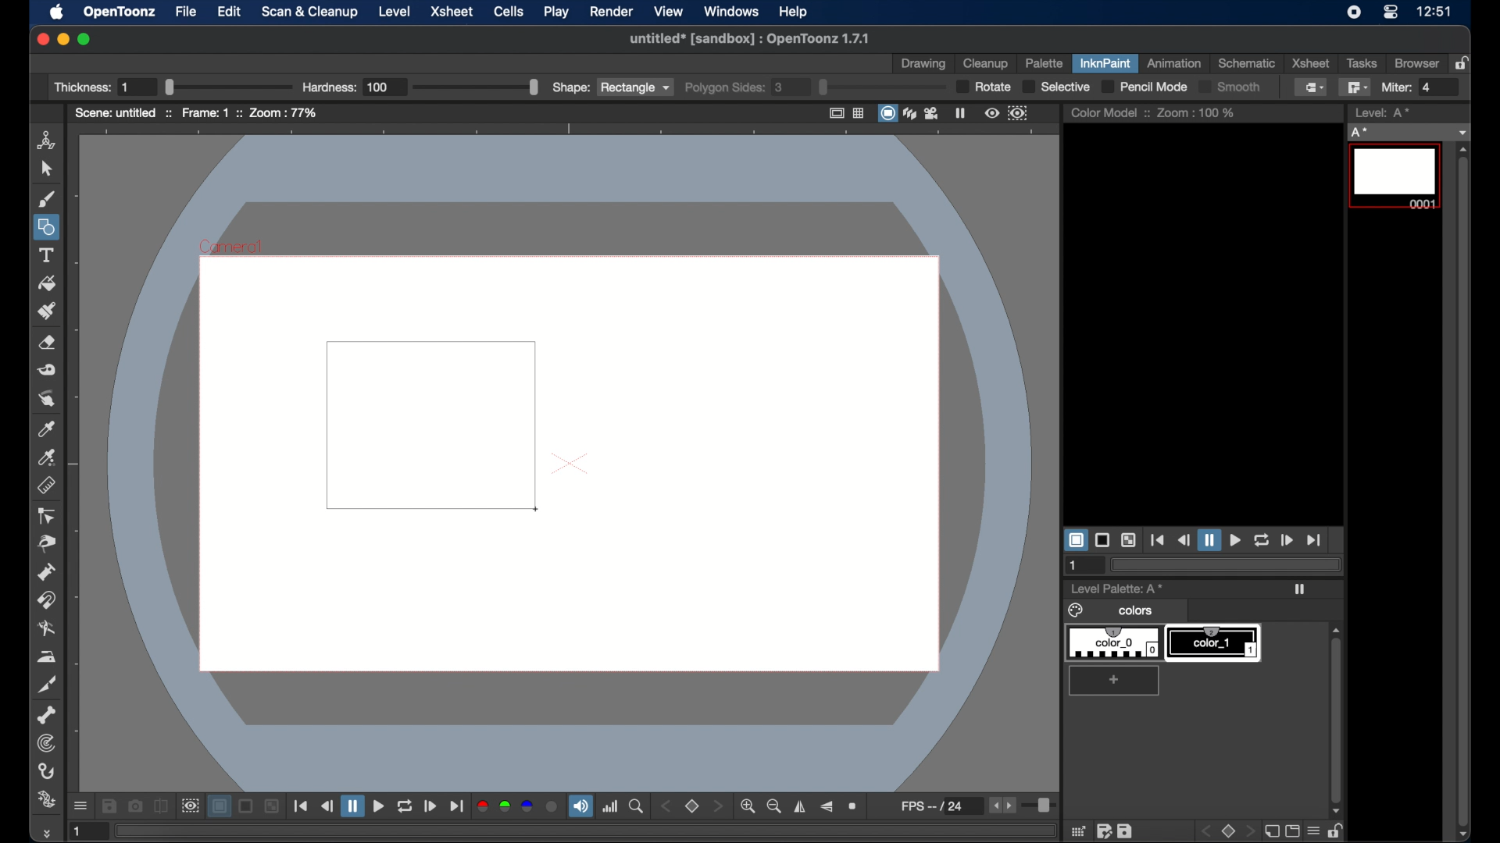 The height and width of the screenshot is (843, 1500). Describe the element at coordinates (395, 12) in the screenshot. I see `level` at that location.